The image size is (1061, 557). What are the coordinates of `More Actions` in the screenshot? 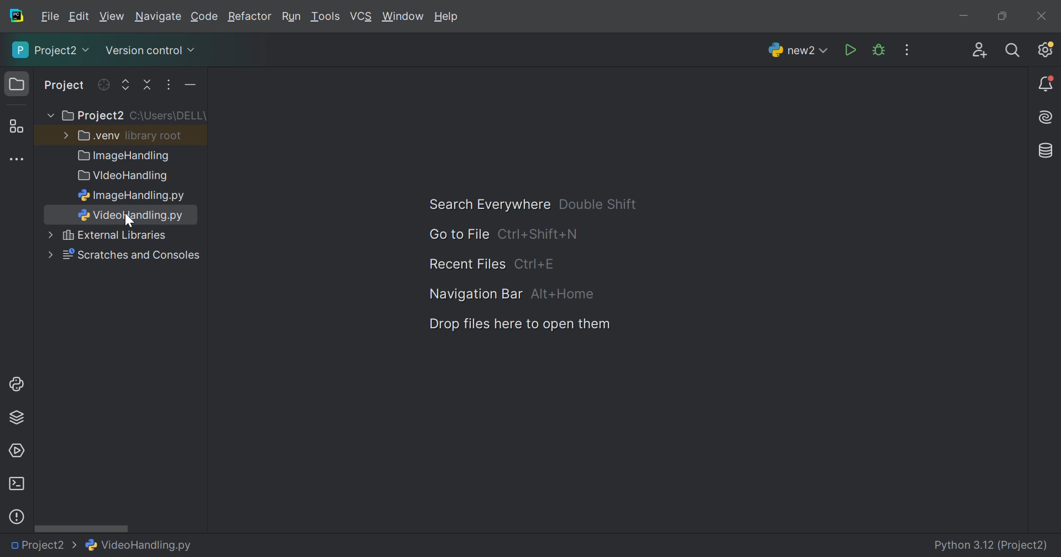 It's located at (907, 50).